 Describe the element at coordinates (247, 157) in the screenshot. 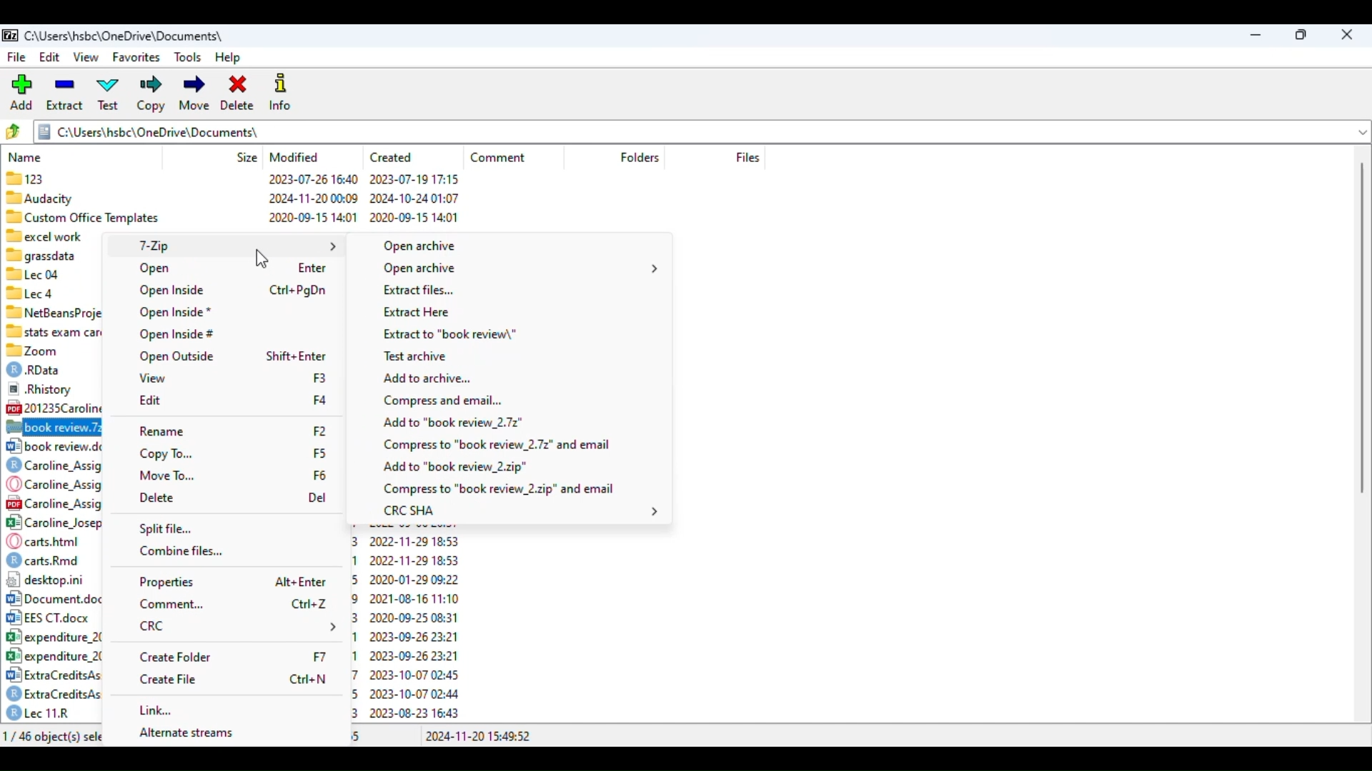

I see `size` at that location.